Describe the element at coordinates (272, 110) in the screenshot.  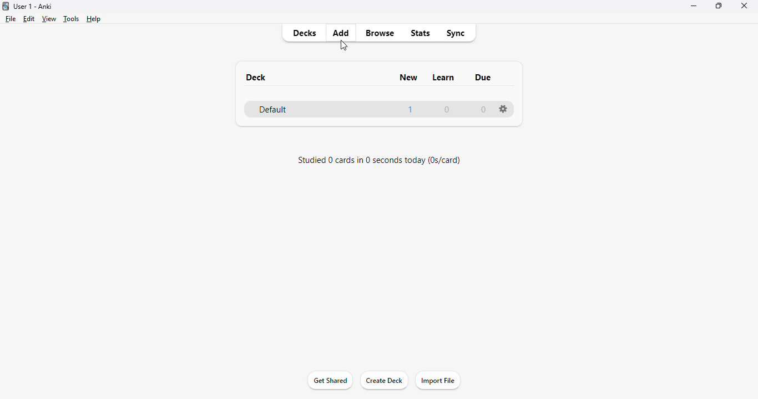
I see `default` at that location.